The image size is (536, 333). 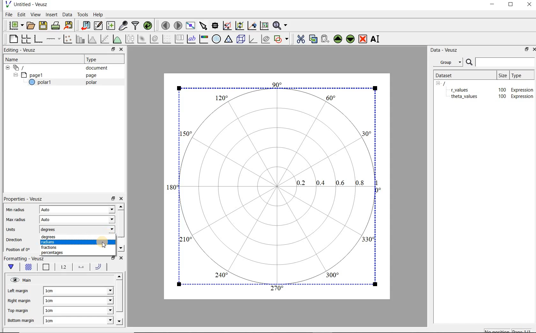 I want to click on 1cm, so click(x=52, y=301).